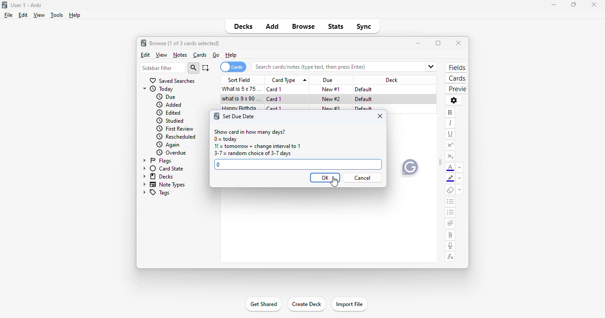 This screenshot has height=318, width=605. I want to click on what is 9x90=?, so click(241, 98).